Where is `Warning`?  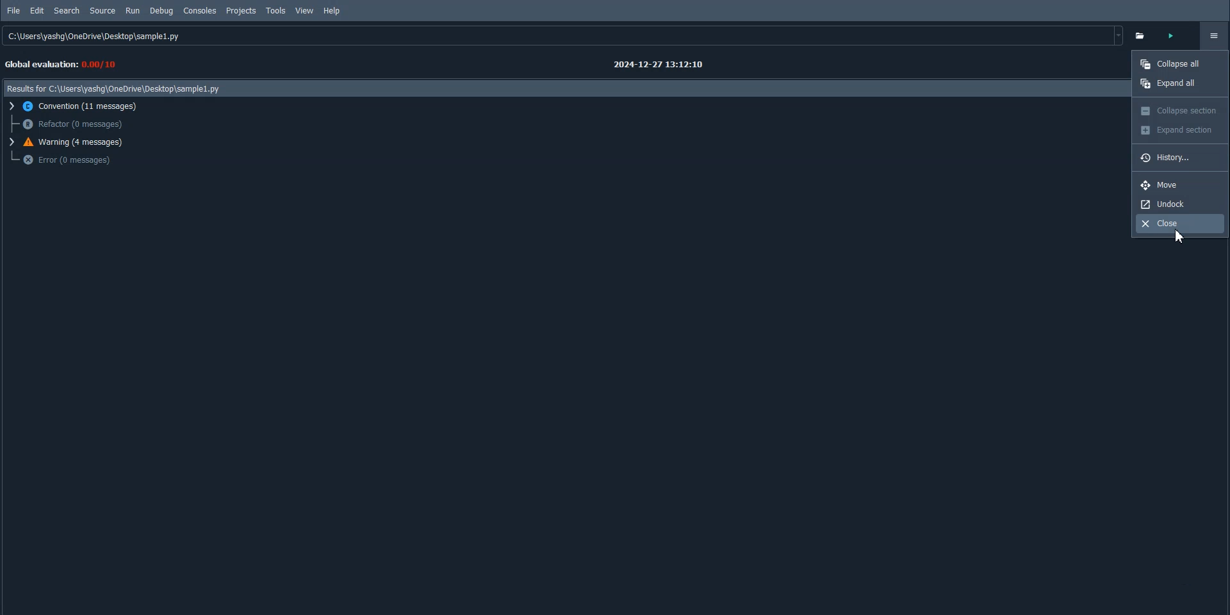 Warning is located at coordinates (72, 142).